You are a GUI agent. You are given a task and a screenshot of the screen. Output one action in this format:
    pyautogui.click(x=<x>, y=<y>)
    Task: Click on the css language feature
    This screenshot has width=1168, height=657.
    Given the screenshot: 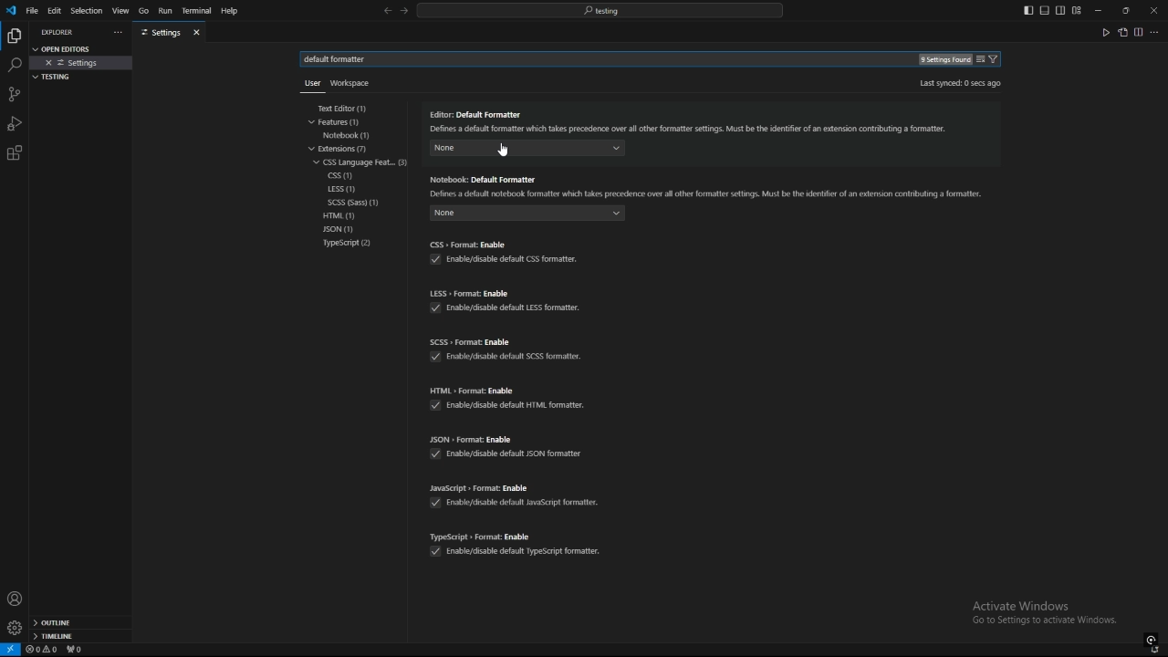 What is the action you would take?
    pyautogui.click(x=363, y=162)
    